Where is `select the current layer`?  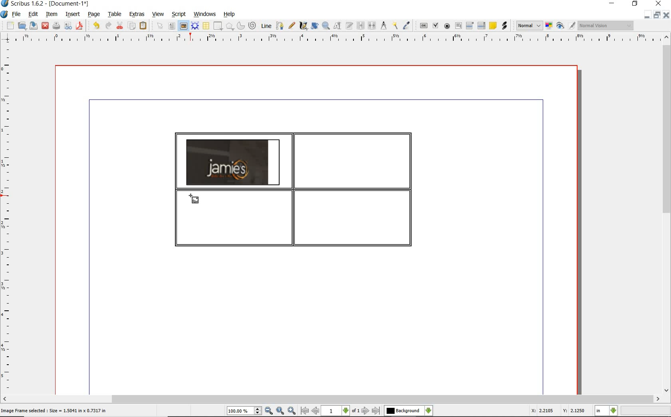
select the current layer is located at coordinates (408, 411).